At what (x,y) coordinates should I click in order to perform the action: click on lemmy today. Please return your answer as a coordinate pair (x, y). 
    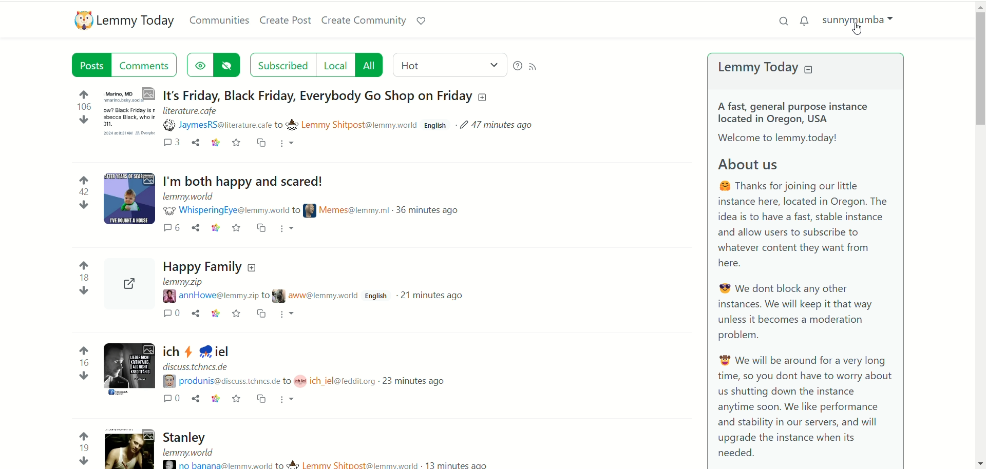
    Looking at the image, I should click on (137, 22).